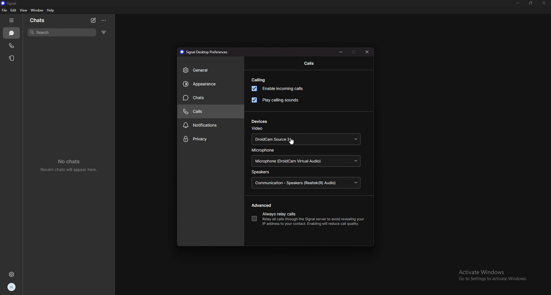  I want to click on settings, so click(13, 274).